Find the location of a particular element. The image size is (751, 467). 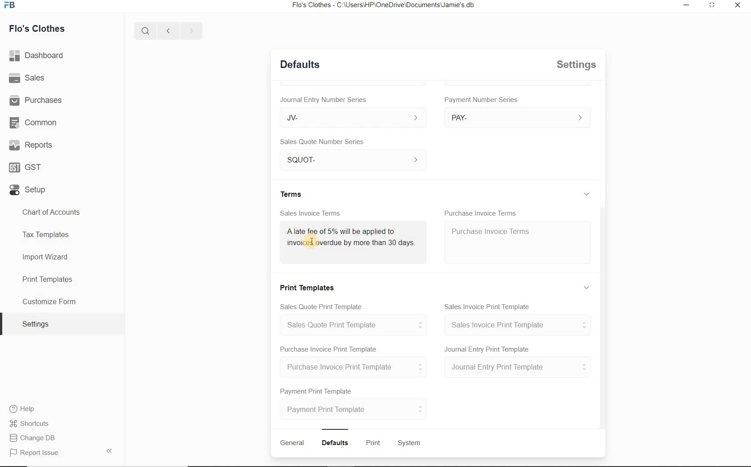

Chart of Accounts is located at coordinates (52, 212).